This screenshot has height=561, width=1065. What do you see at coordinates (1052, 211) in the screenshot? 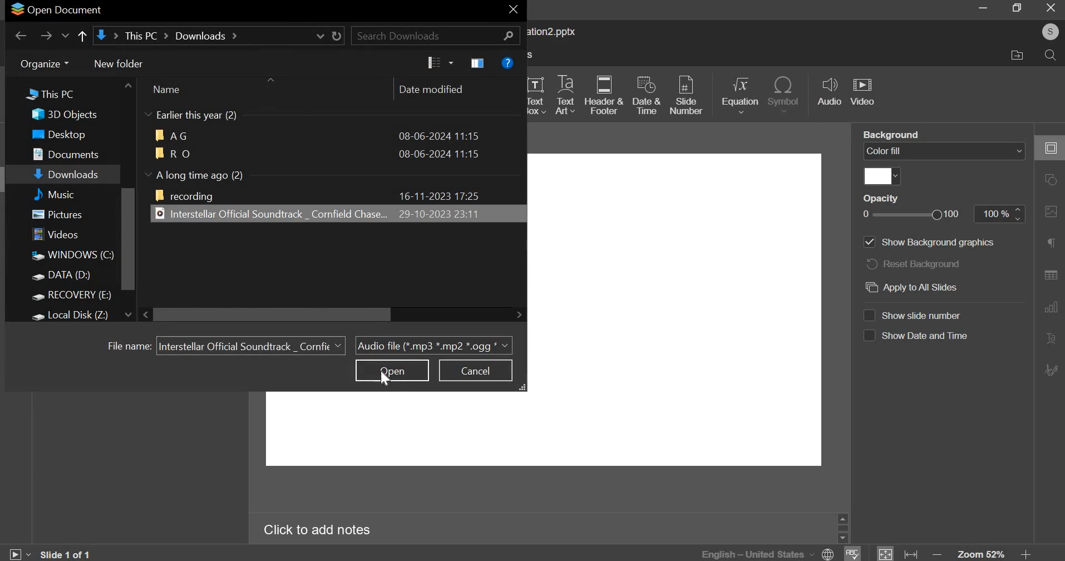
I see `image settings` at bounding box center [1052, 211].